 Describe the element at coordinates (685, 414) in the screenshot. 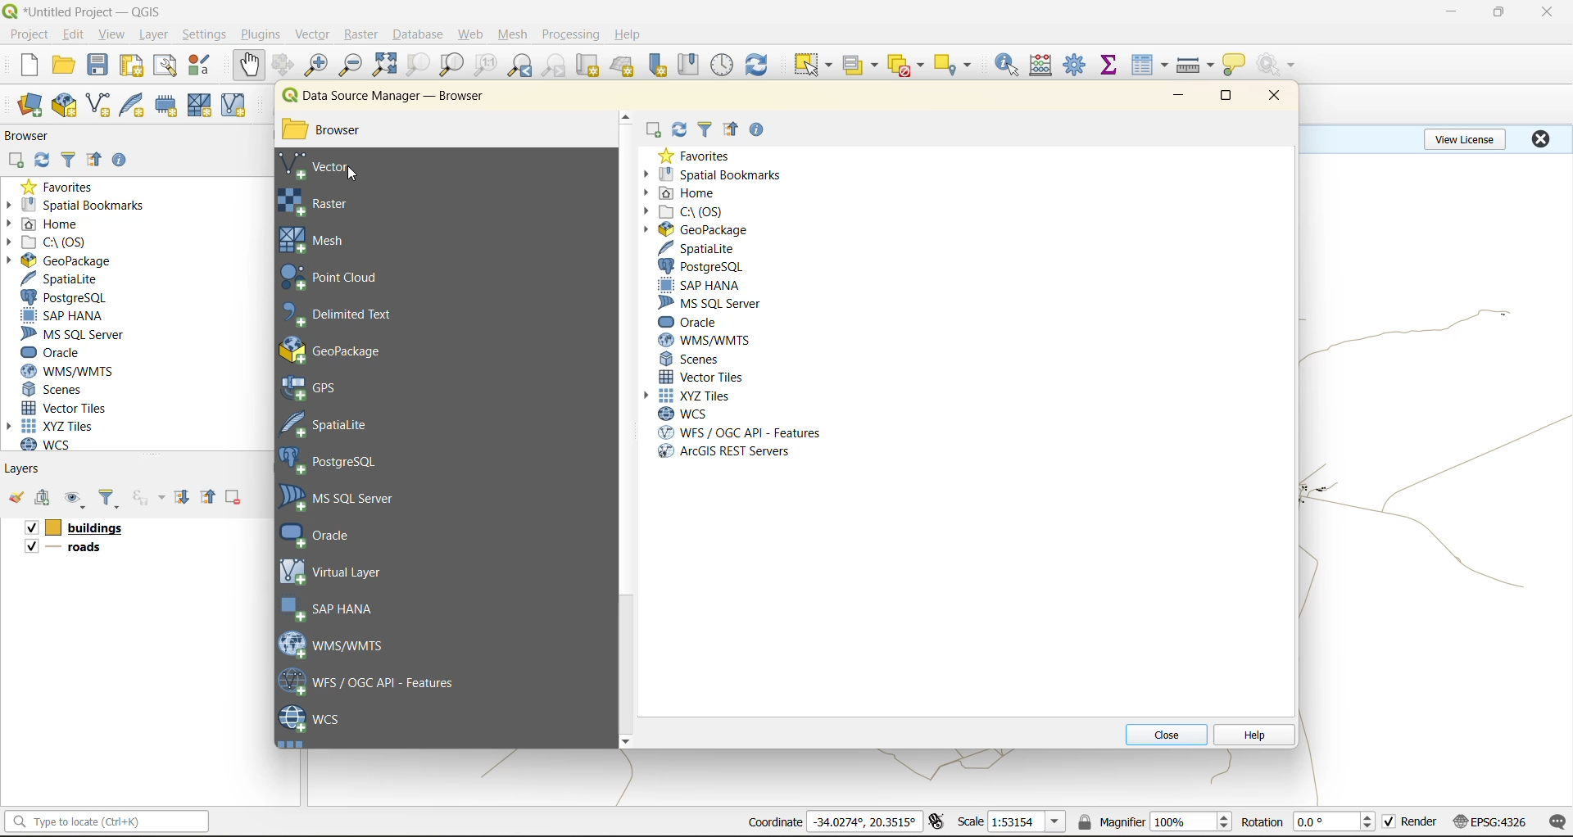

I see `wcs` at that location.